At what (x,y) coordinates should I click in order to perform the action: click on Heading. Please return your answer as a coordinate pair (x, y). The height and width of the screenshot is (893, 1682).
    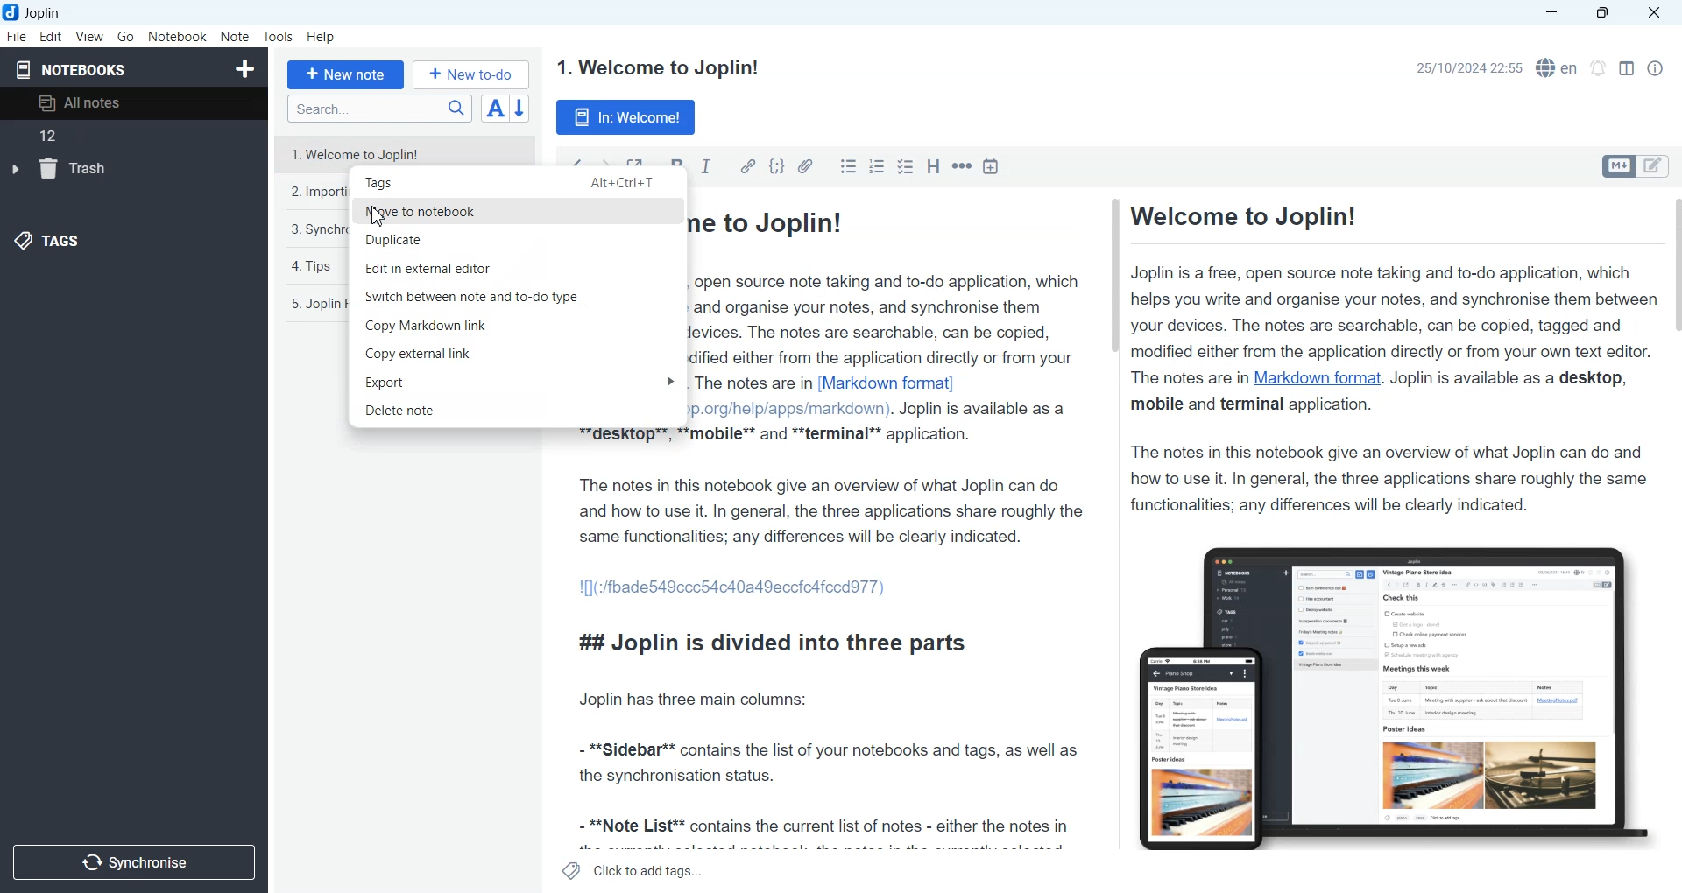
    Looking at the image, I should click on (935, 166).